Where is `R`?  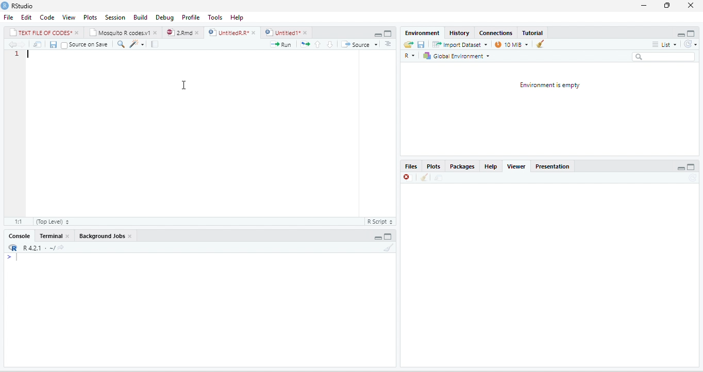
R is located at coordinates (411, 56).